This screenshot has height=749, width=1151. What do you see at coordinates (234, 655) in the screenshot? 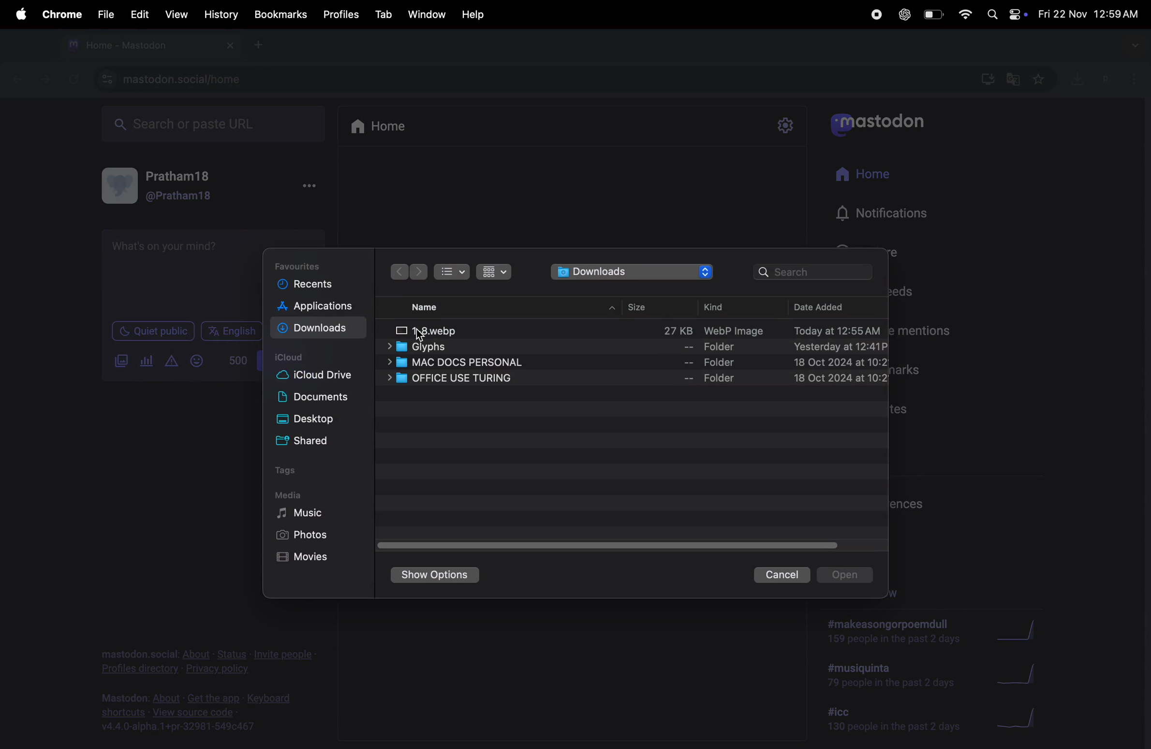
I see `status` at bounding box center [234, 655].